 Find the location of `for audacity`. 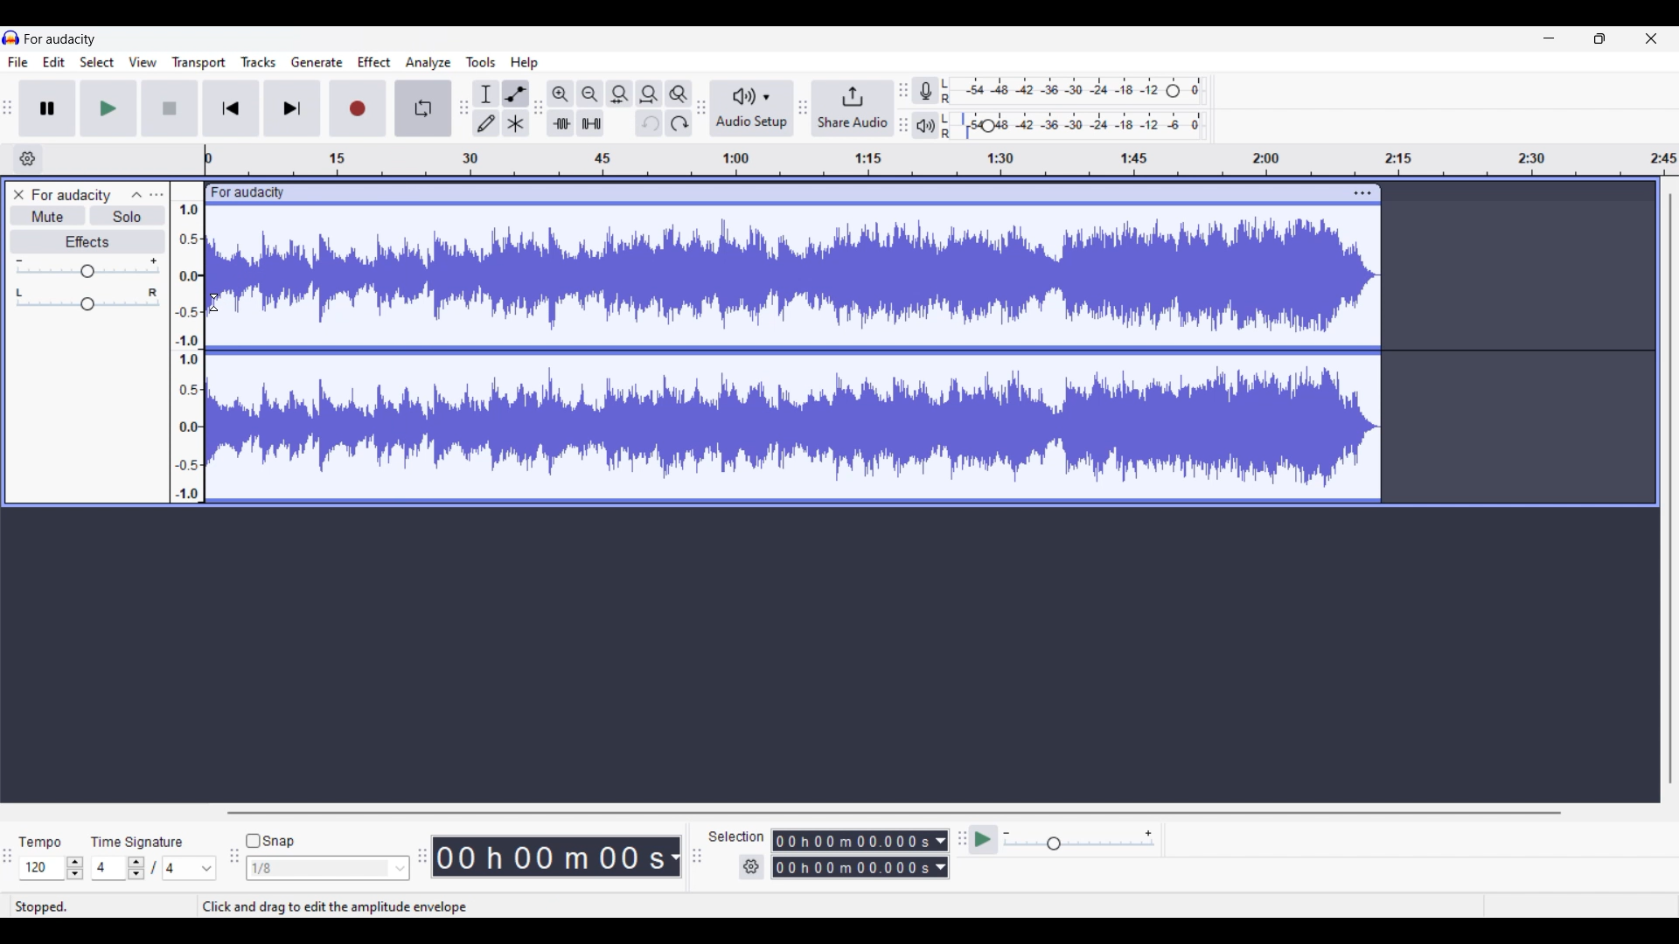

for audacity is located at coordinates (72, 195).